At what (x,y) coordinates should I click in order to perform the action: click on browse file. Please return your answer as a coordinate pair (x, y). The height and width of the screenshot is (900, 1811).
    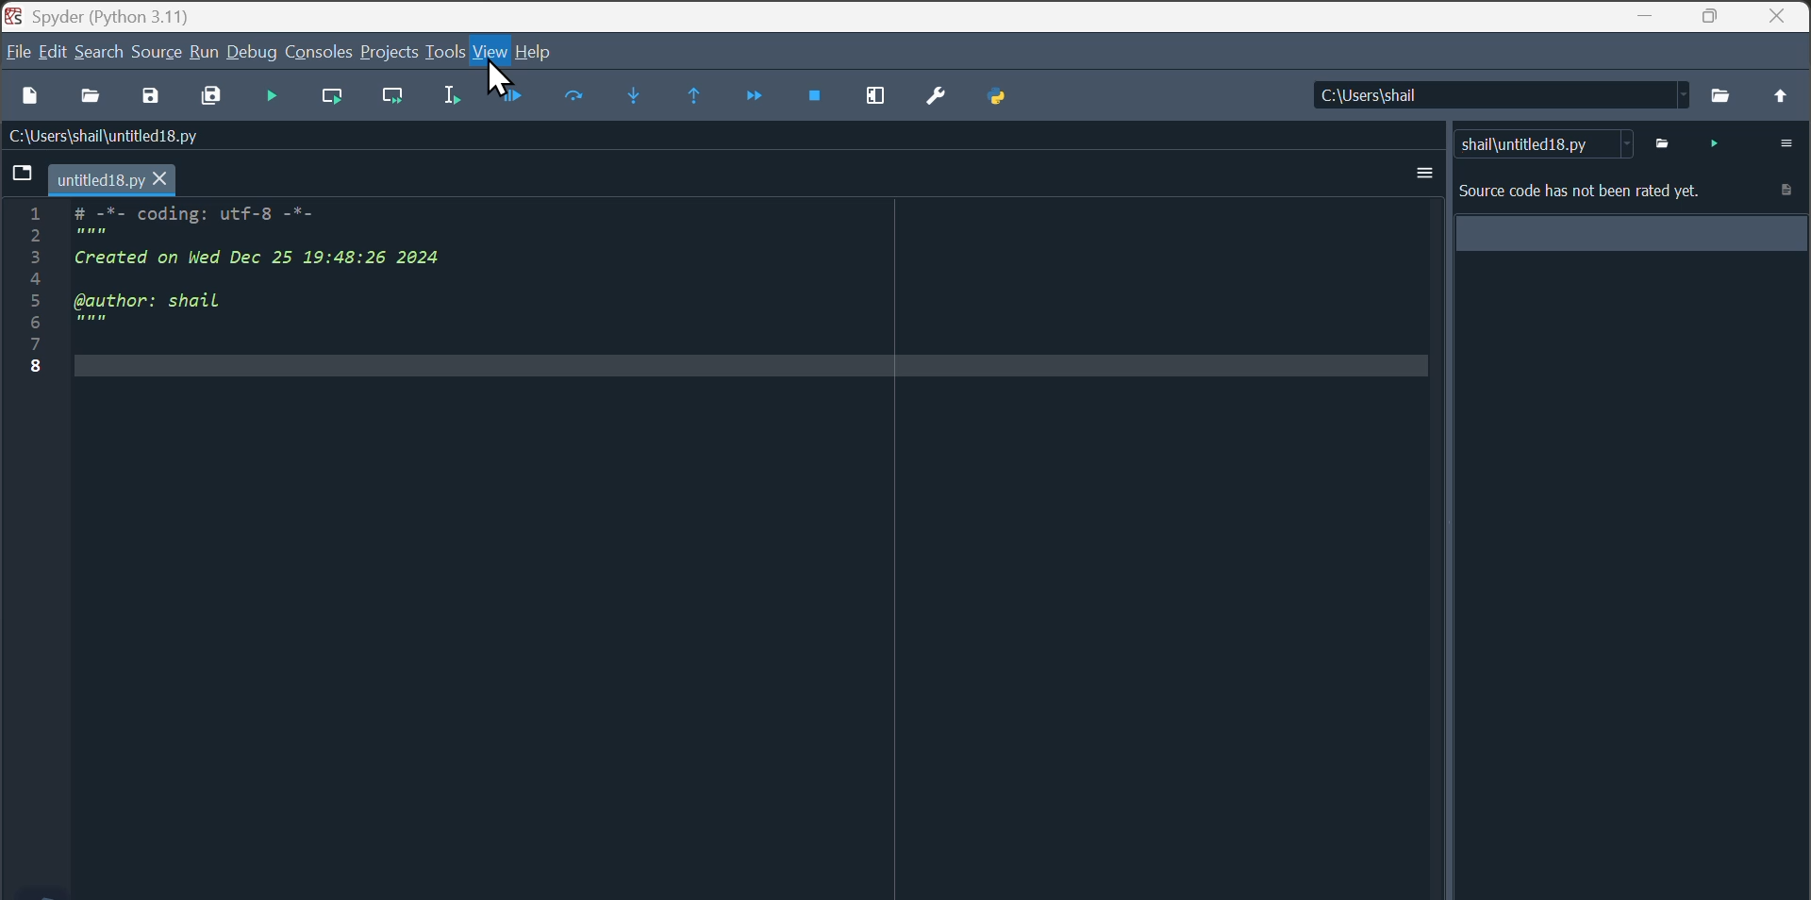
    Looking at the image, I should click on (1721, 93).